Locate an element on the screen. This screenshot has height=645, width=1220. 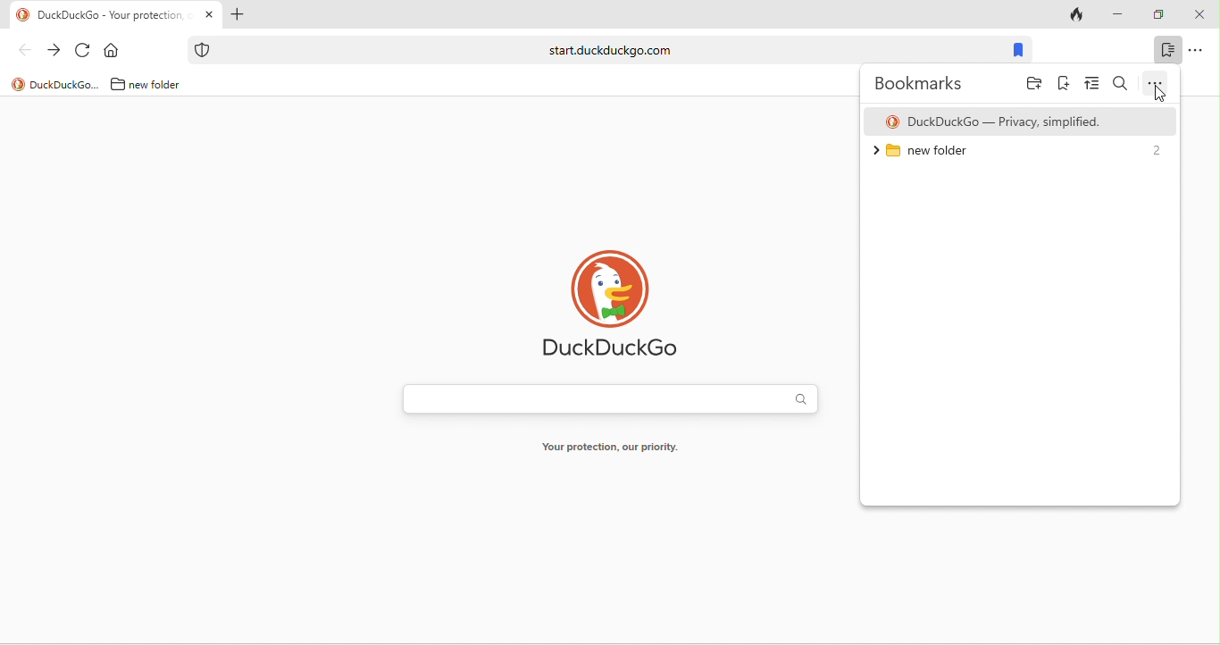
2 is located at coordinates (1155, 149).